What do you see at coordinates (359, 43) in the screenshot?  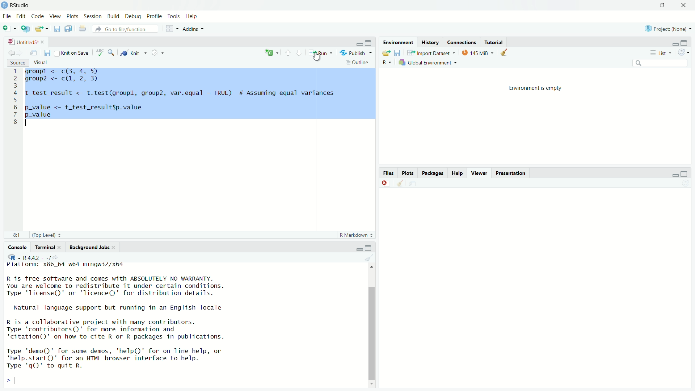 I see `minimise` at bounding box center [359, 43].